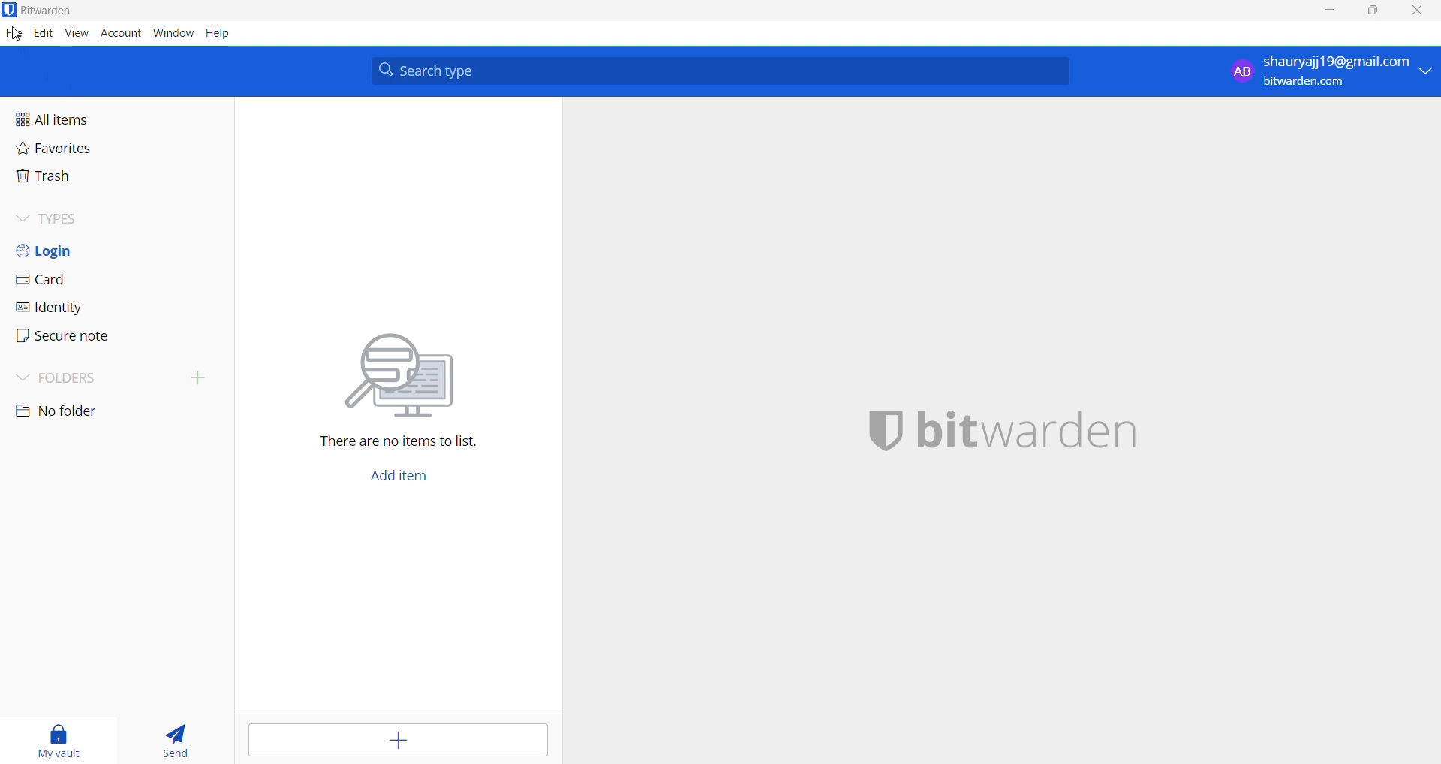 The width and height of the screenshot is (1441, 764). I want to click on identity, so click(127, 308).